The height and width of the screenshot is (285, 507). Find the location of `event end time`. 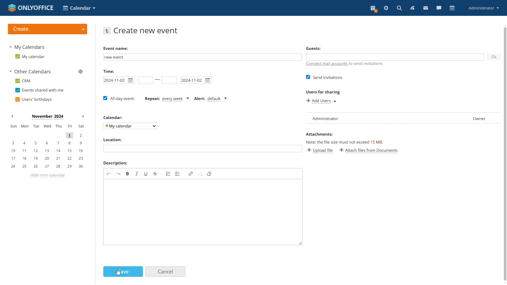

event end time is located at coordinates (169, 80).